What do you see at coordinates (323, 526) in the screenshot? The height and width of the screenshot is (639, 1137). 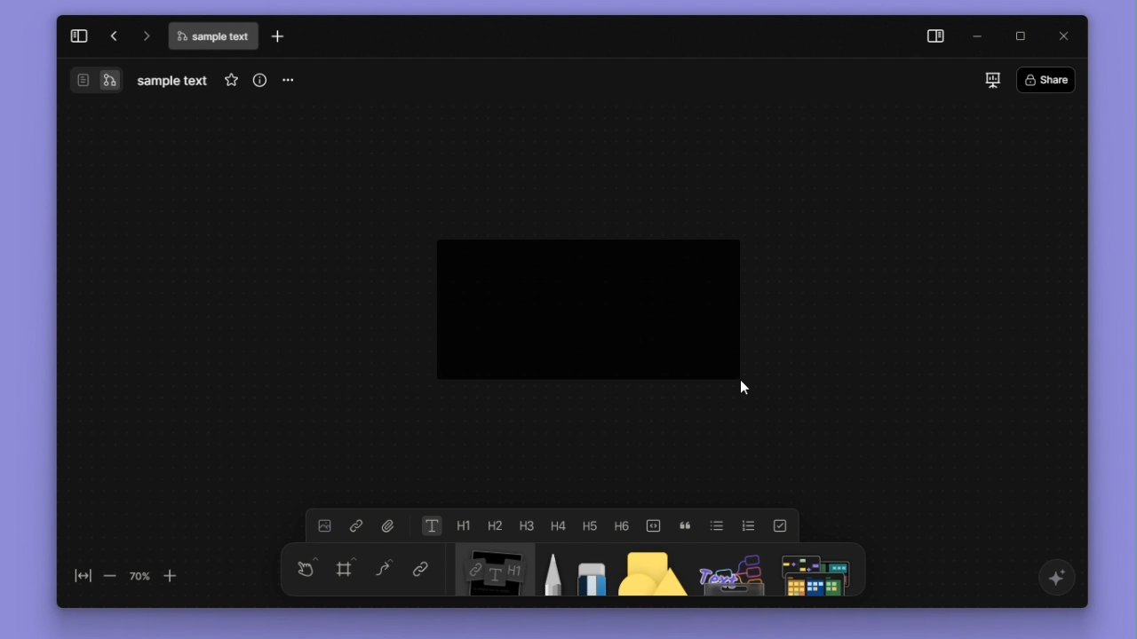 I see `image` at bounding box center [323, 526].